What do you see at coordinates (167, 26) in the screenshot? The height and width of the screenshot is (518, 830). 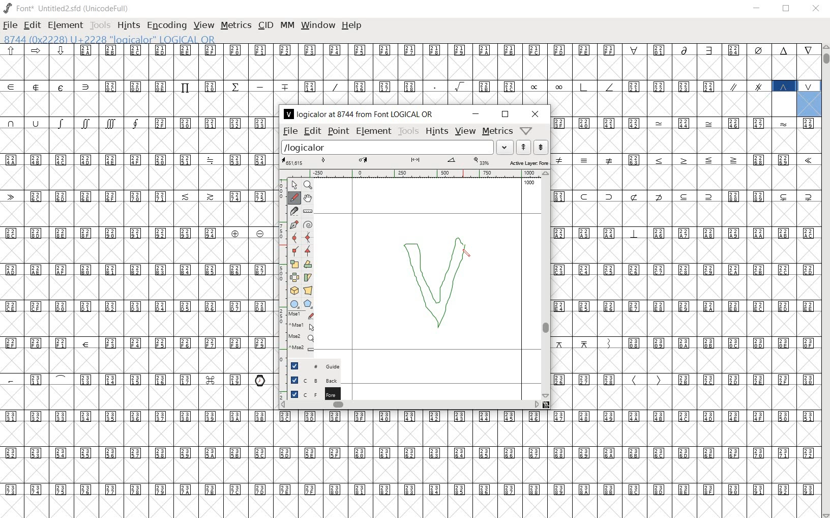 I see `encoding` at bounding box center [167, 26].